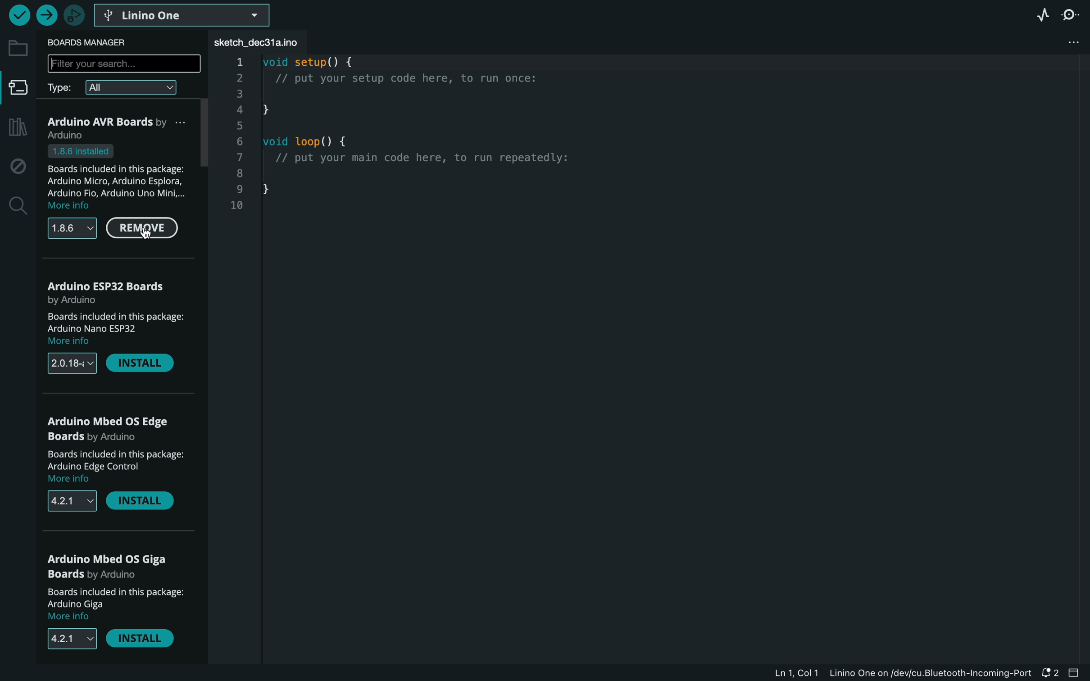  I want to click on install, so click(141, 500).